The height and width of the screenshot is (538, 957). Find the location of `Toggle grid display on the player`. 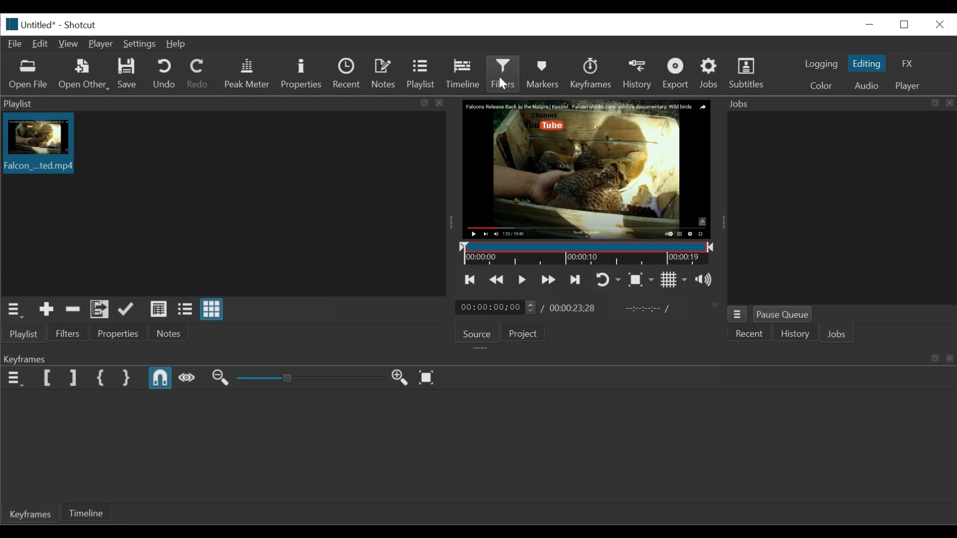

Toggle grid display on the player is located at coordinates (674, 280).